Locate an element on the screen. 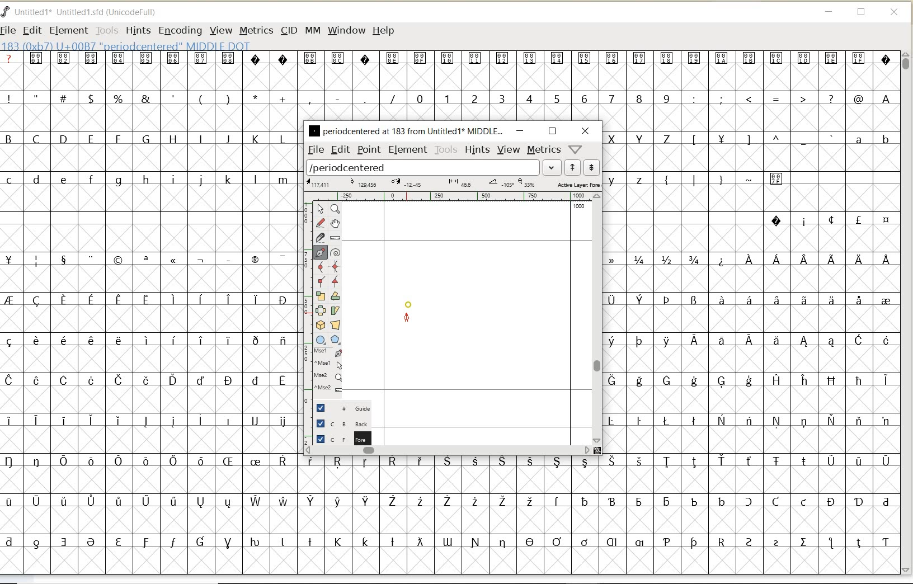 The image size is (913, 584). glyph name is located at coordinates (406, 130).